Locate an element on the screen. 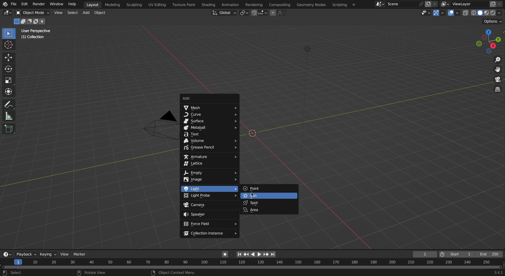 Image resolution: width=505 pixels, height=276 pixels. Timeline is located at coordinates (252, 264).